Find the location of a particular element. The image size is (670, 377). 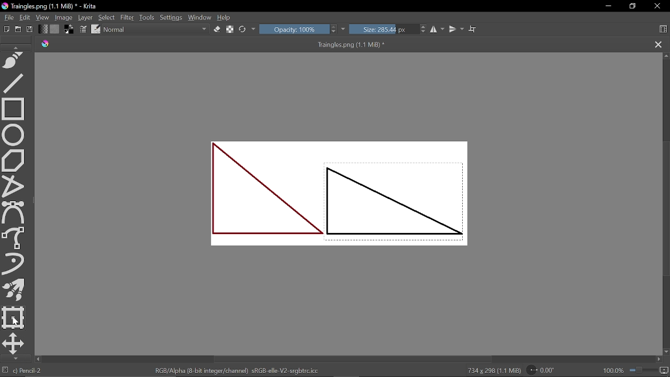

Eraser is located at coordinates (218, 29).